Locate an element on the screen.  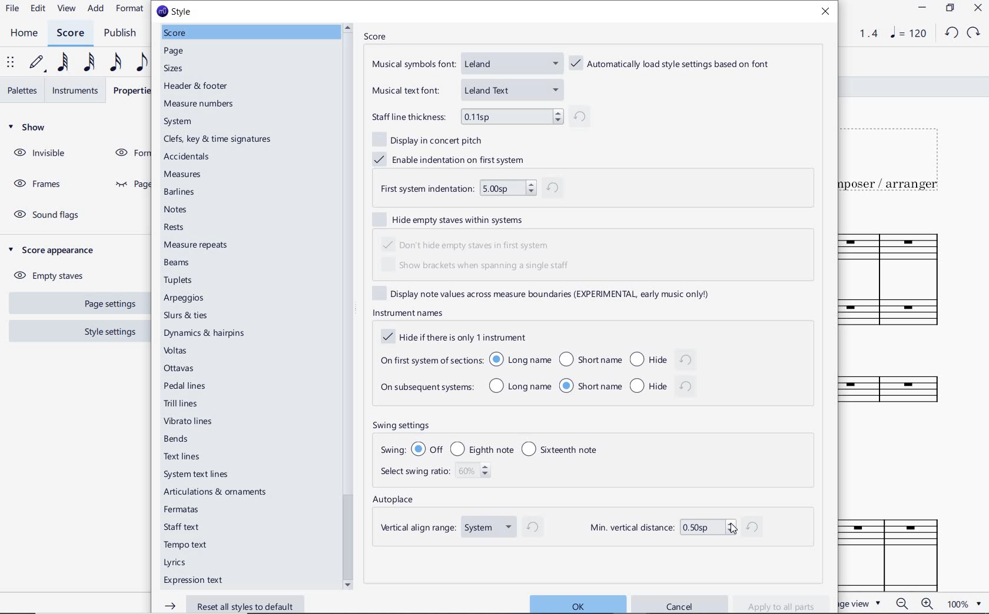
SHOW BRACKETS  is located at coordinates (478, 266).